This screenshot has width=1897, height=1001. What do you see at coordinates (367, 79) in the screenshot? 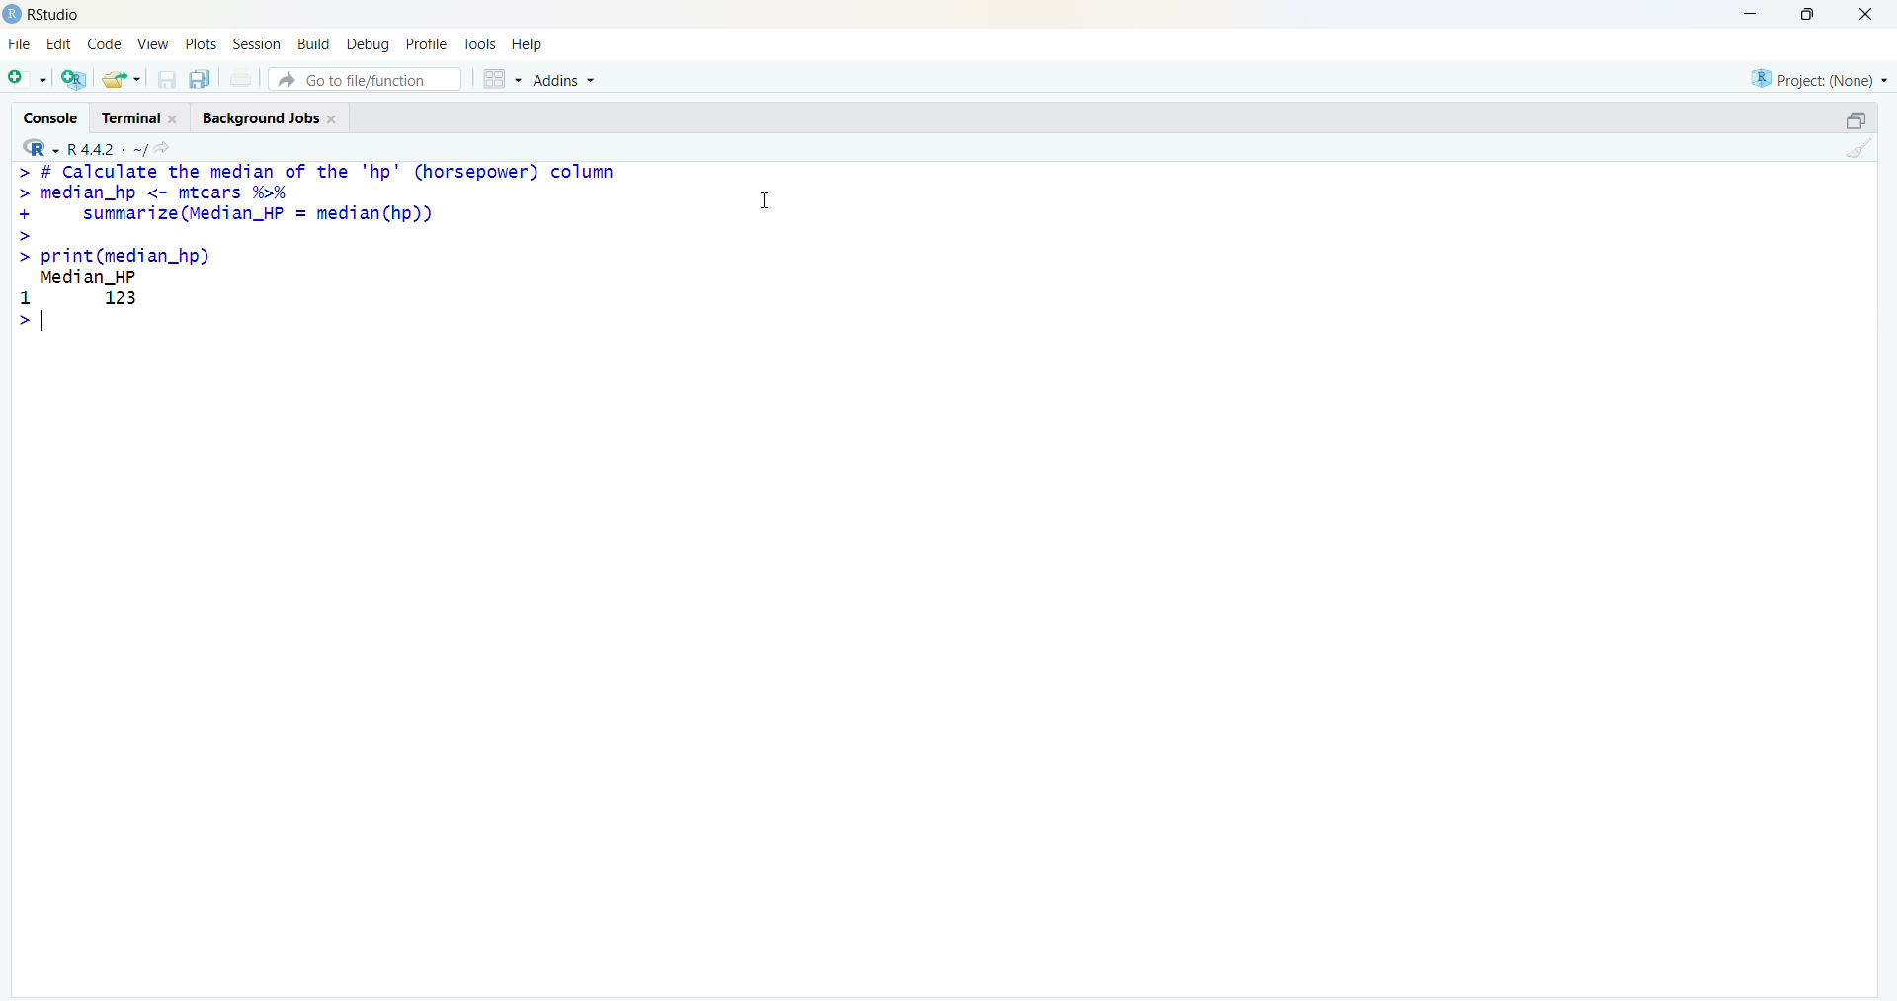
I see `go to file/function` at bounding box center [367, 79].